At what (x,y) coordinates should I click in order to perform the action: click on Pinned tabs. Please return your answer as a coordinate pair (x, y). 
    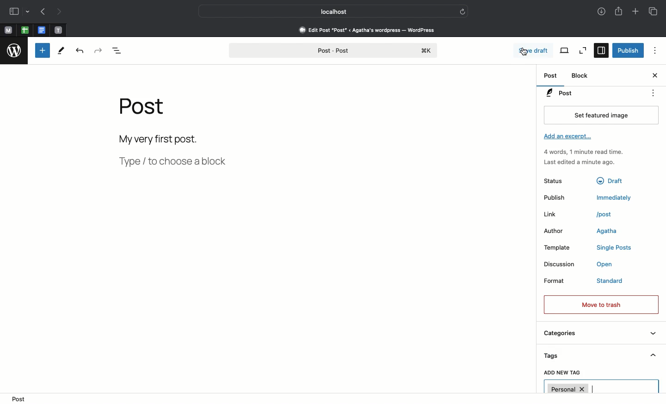
    Looking at the image, I should click on (24, 30).